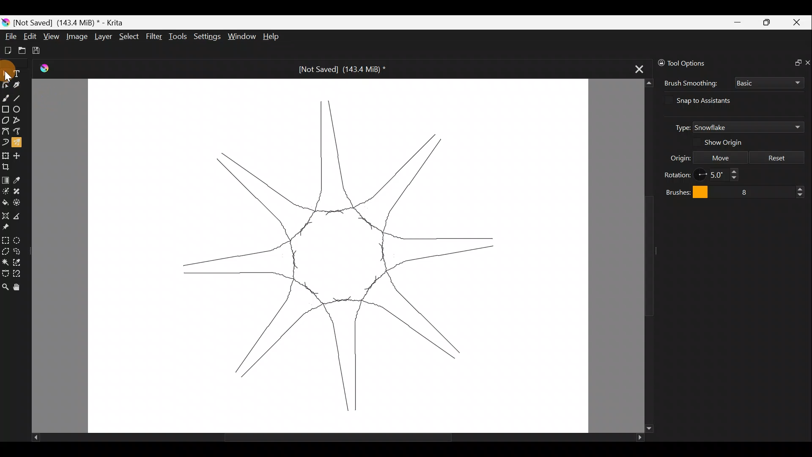 Image resolution: width=812 pixels, height=457 pixels. I want to click on Contiguous selection tool, so click(5, 261).